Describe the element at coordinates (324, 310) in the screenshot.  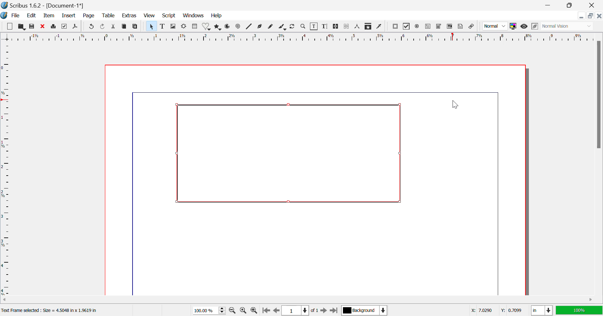
I see `Next Page` at that location.